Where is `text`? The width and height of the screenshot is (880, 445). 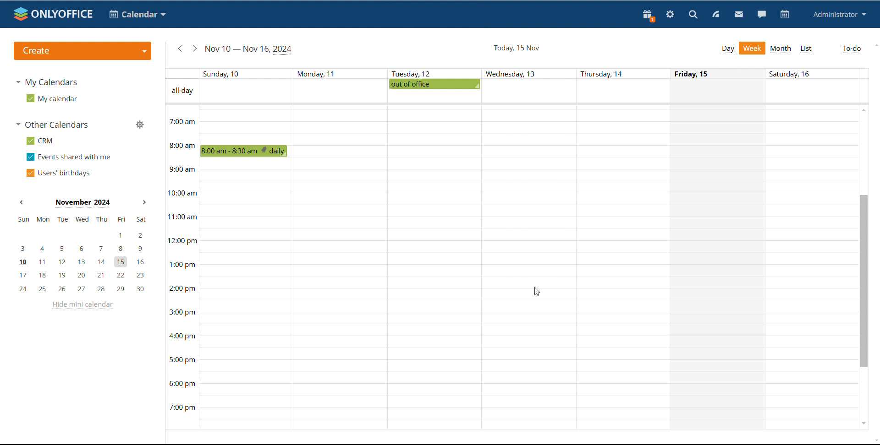 text is located at coordinates (795, 75).